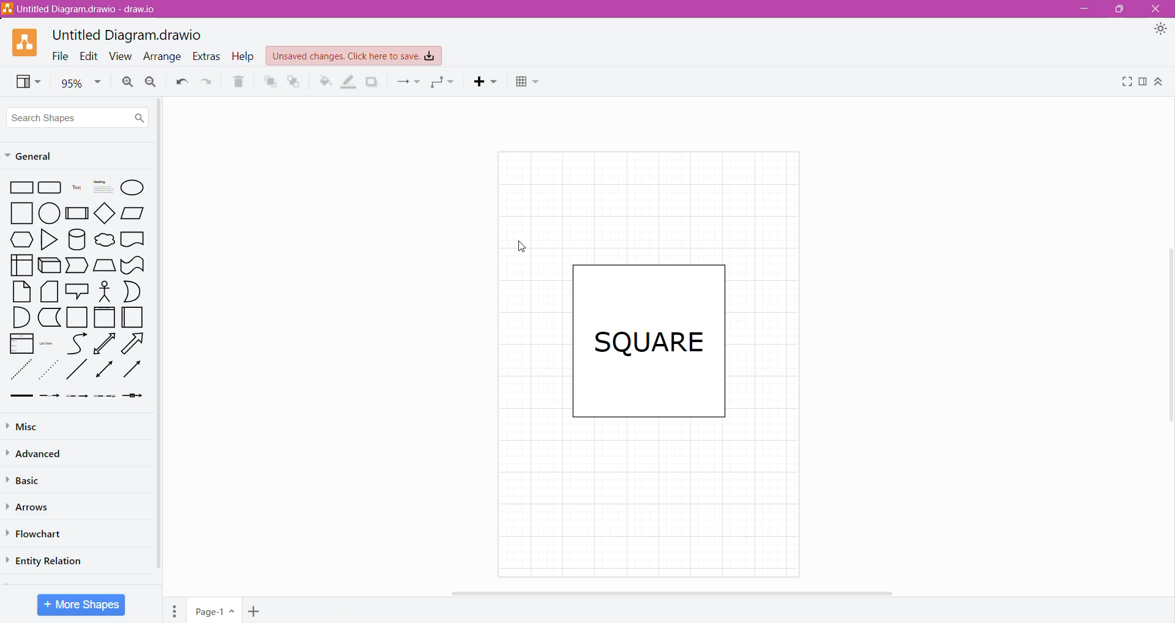 The image size is (1175, 623). Describe the element at coordinates (348, 83) in the screenshot. I see `Line Color` at that location.